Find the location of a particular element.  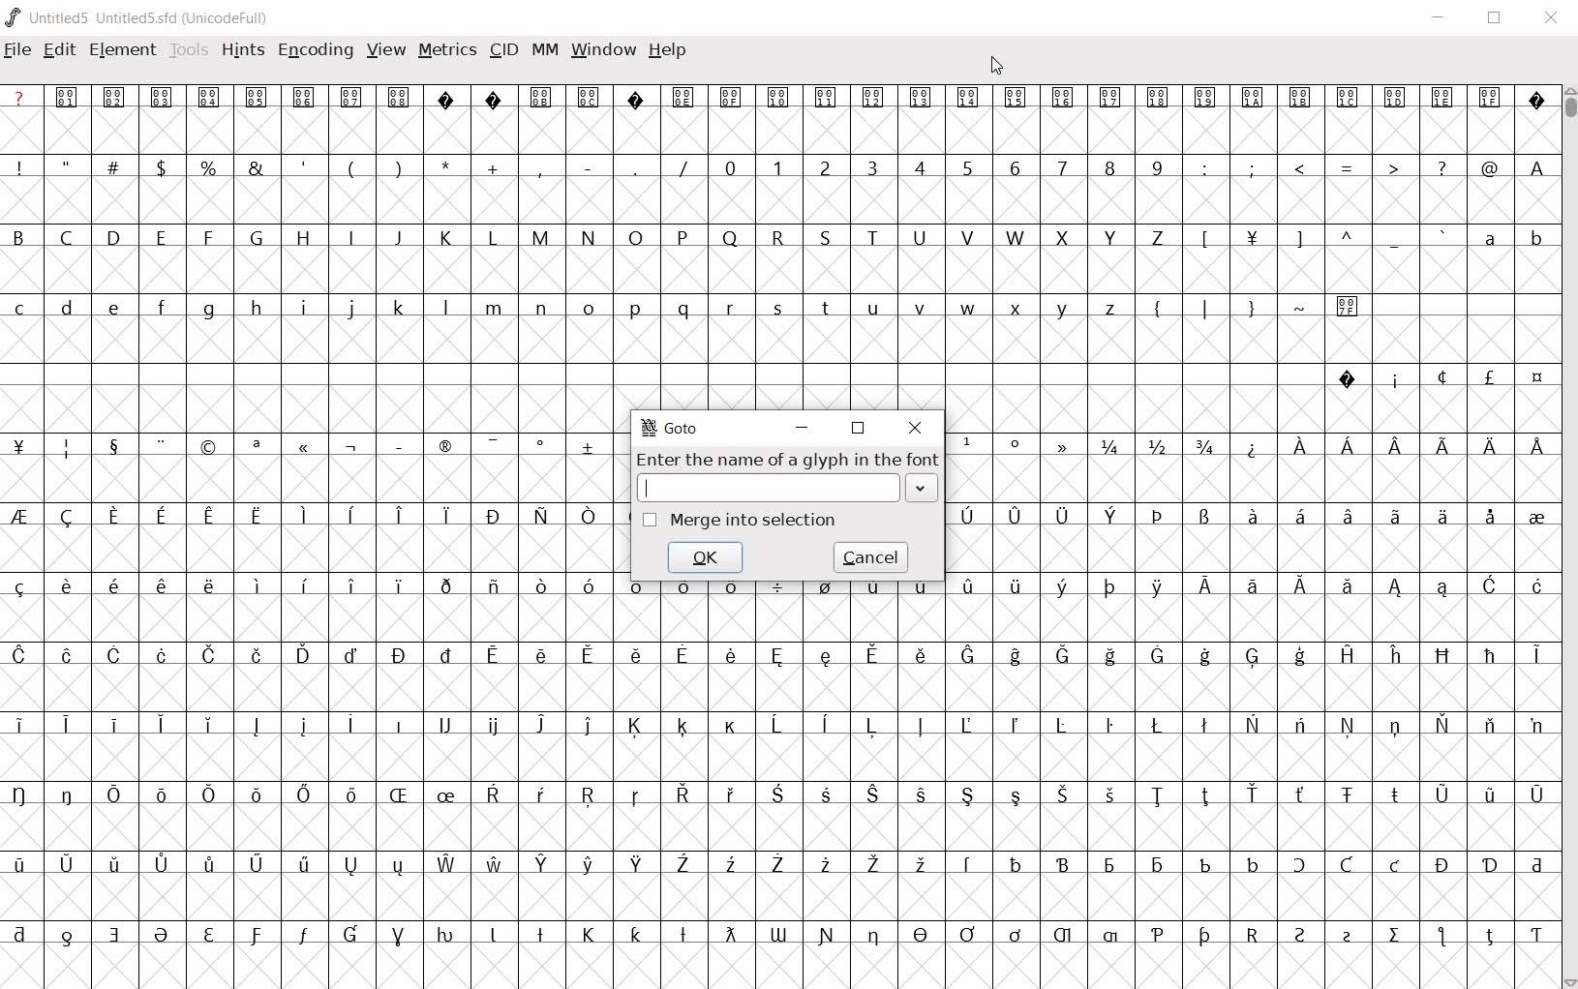

Symbol is located at coordinates (874, 865).